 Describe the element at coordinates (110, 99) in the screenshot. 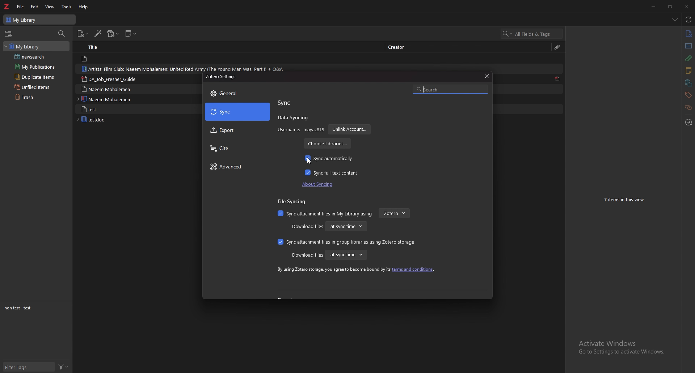

I see `Naeem Mohaiemen` at that location.